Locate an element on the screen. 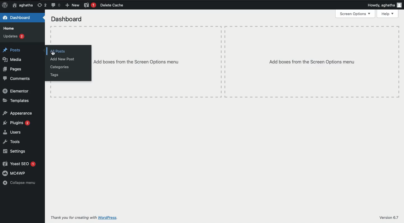  Plugins 2 is located at coordinates (17, 123).